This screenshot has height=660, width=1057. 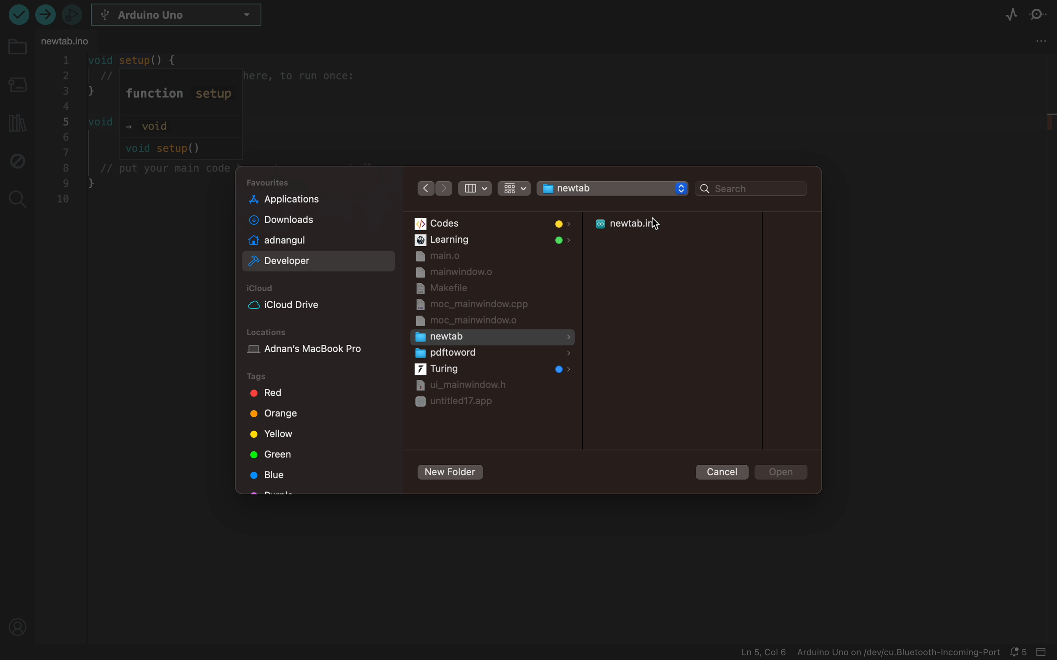 I want to click on downloads, so click(x=303, y=220).